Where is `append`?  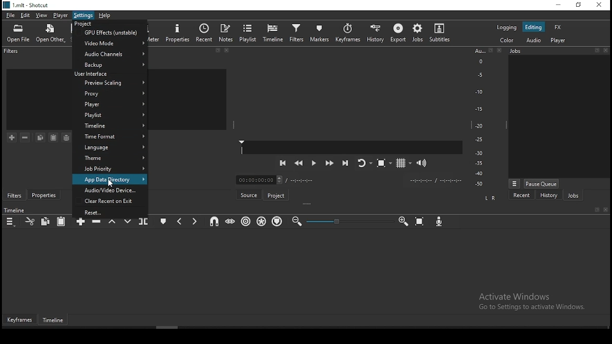
append is located at coordinates (79, 225).